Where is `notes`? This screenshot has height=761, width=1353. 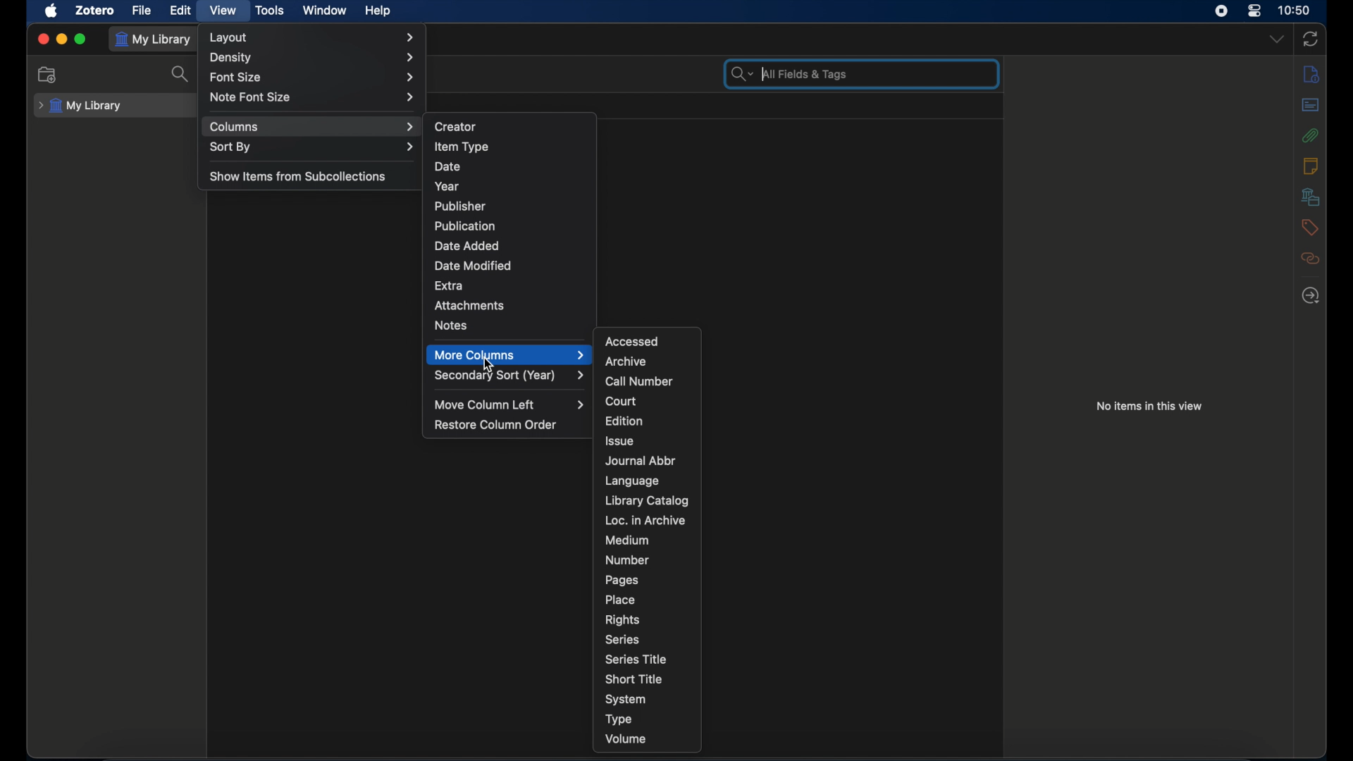 notes is located at coordinates (1311, 166).